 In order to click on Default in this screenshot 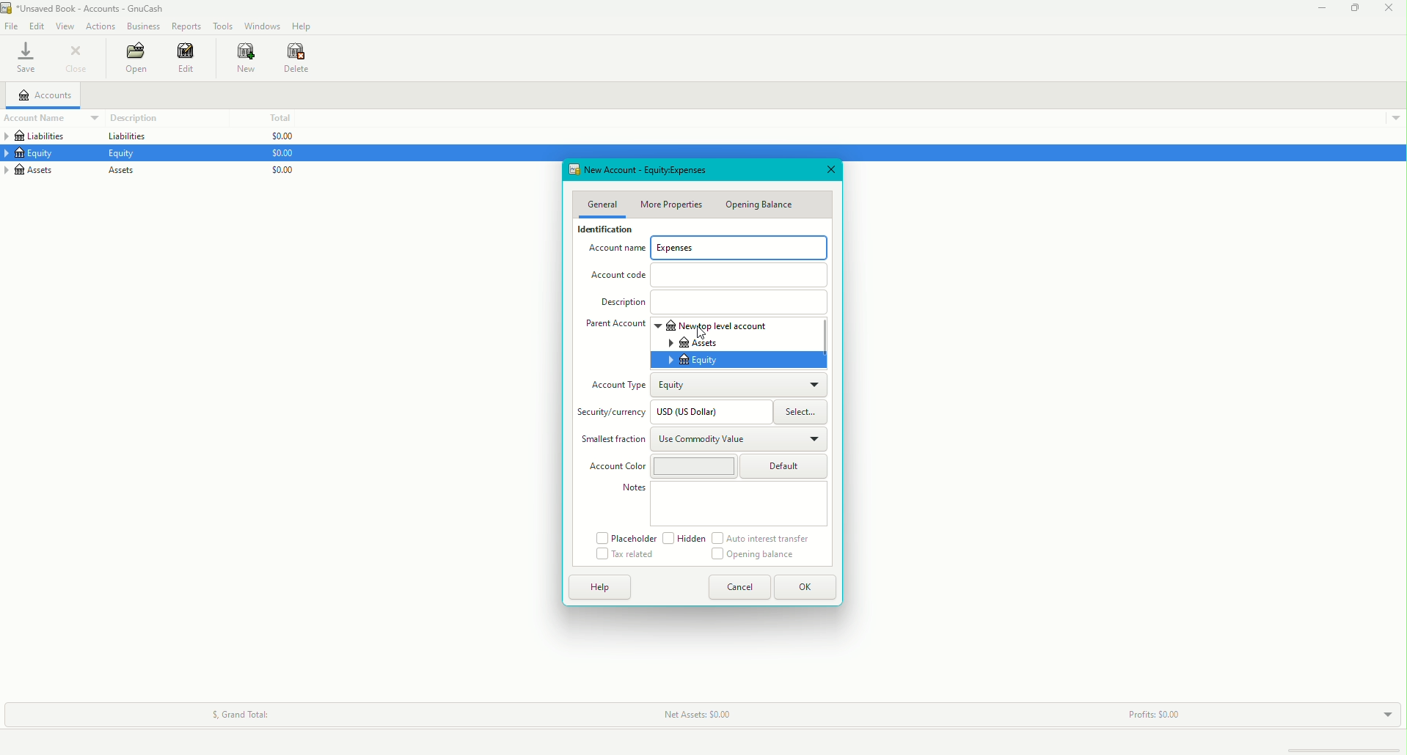, I will do `click(786, 466)`.